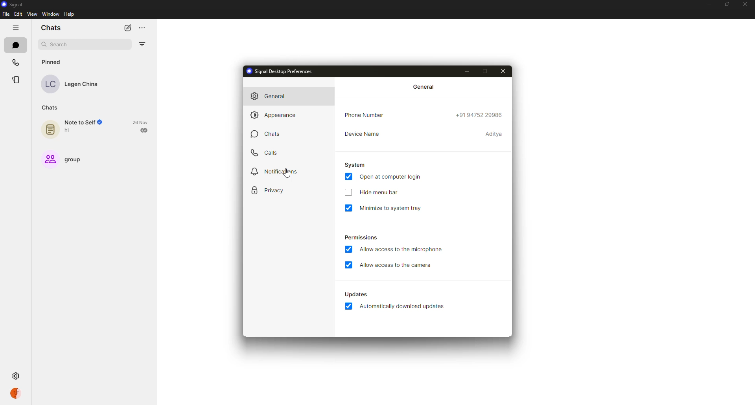 The width and height of the screenshot is (755, 405). Describe the element at coordinates (51, 107) in the screenshot. I see `chats` at that location.